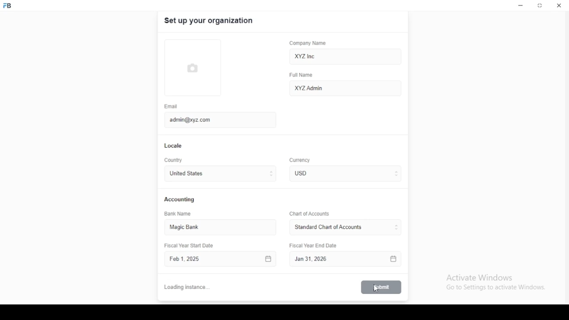 This screenshot has width=569, height=320. I want to click on magic bank, so click(188, 228).